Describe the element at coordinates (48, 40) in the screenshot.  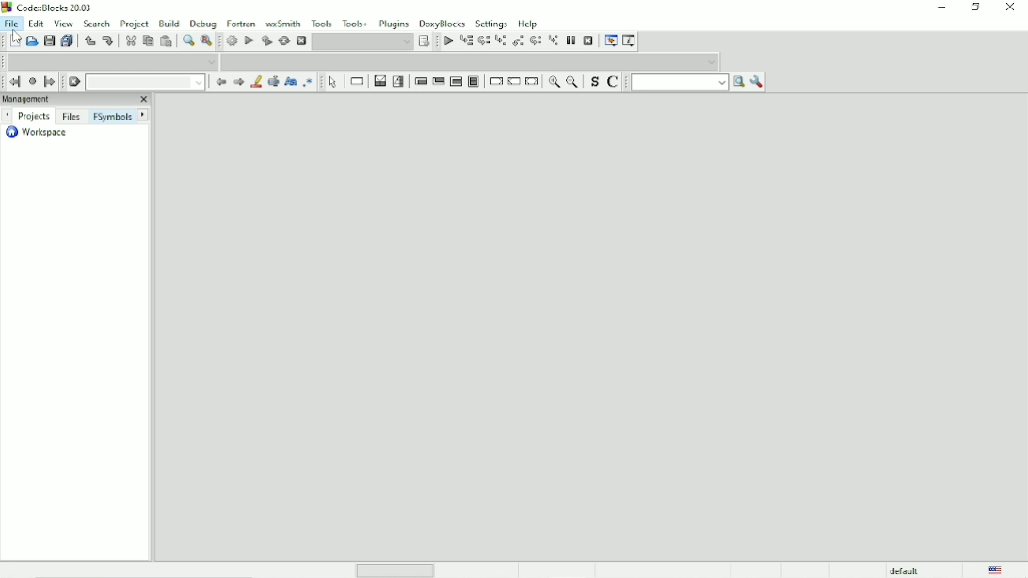
I see `Save` at that location.